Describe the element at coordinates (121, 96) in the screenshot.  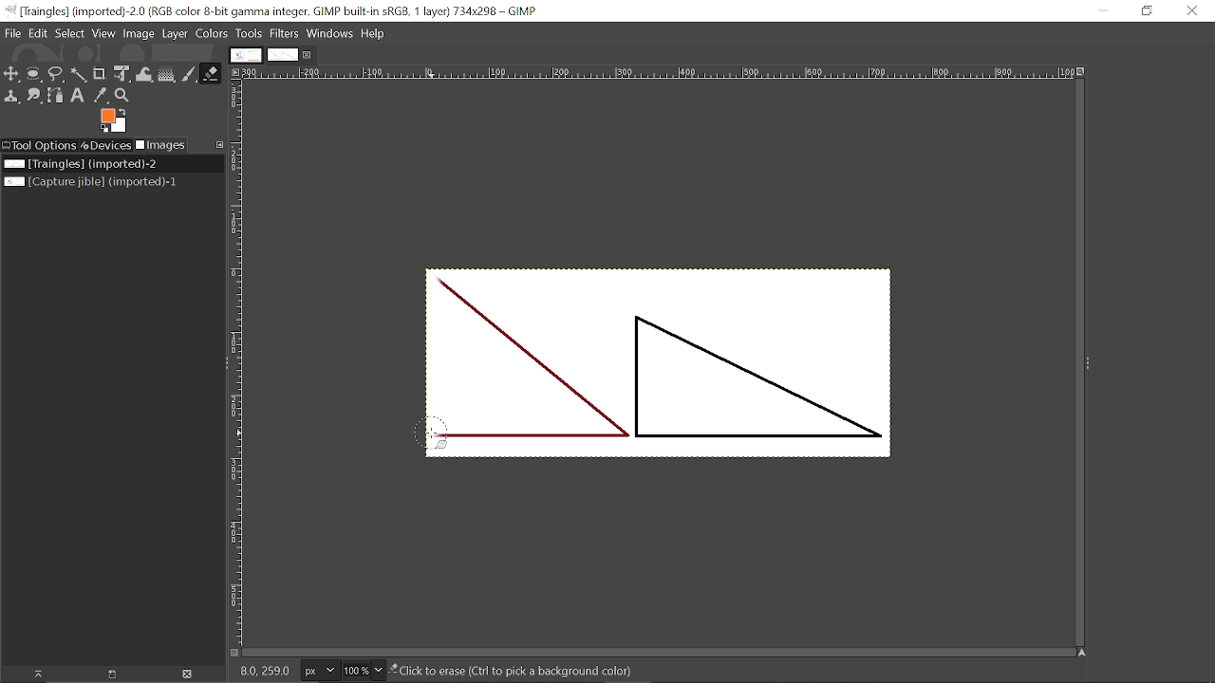
I see `Zoom tool` at that location.